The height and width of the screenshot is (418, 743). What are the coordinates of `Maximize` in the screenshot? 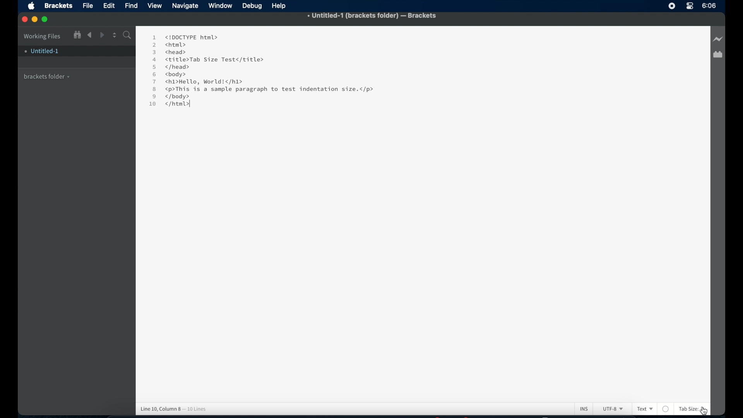 It's located at (47, 19).